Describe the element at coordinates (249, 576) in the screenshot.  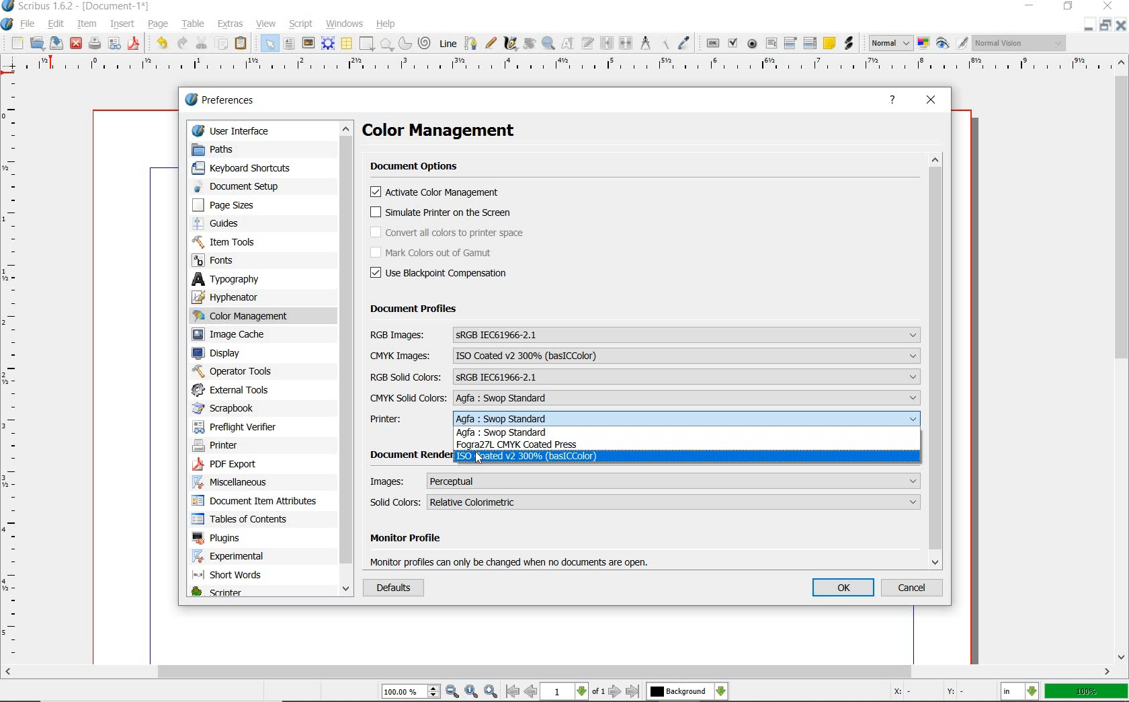
I see `short words` at that location.